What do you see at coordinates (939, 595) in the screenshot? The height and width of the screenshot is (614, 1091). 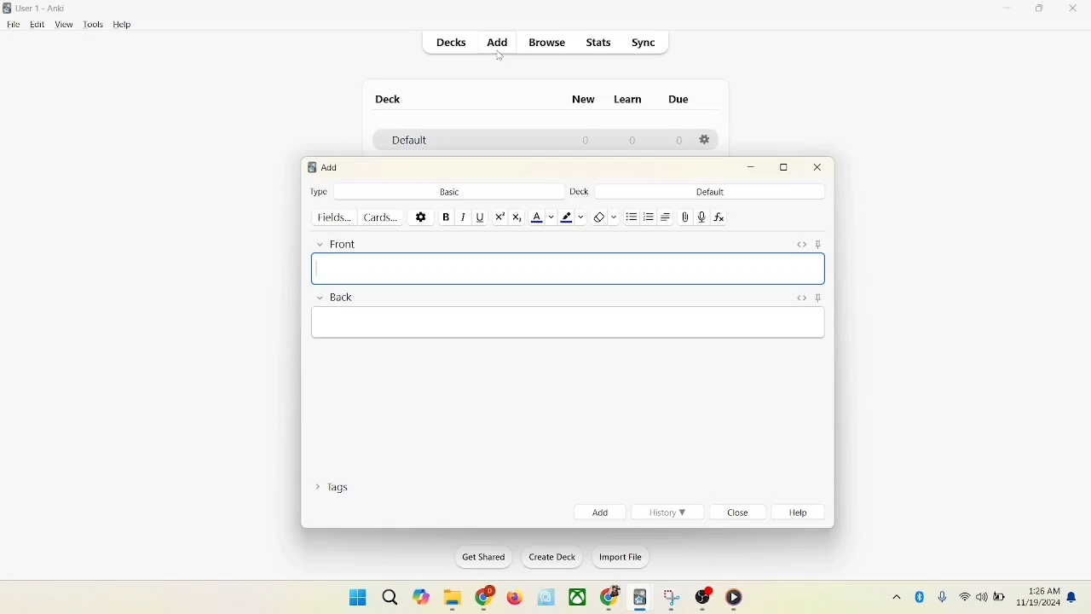 I see `microphone` at bounding box center [939, 595].